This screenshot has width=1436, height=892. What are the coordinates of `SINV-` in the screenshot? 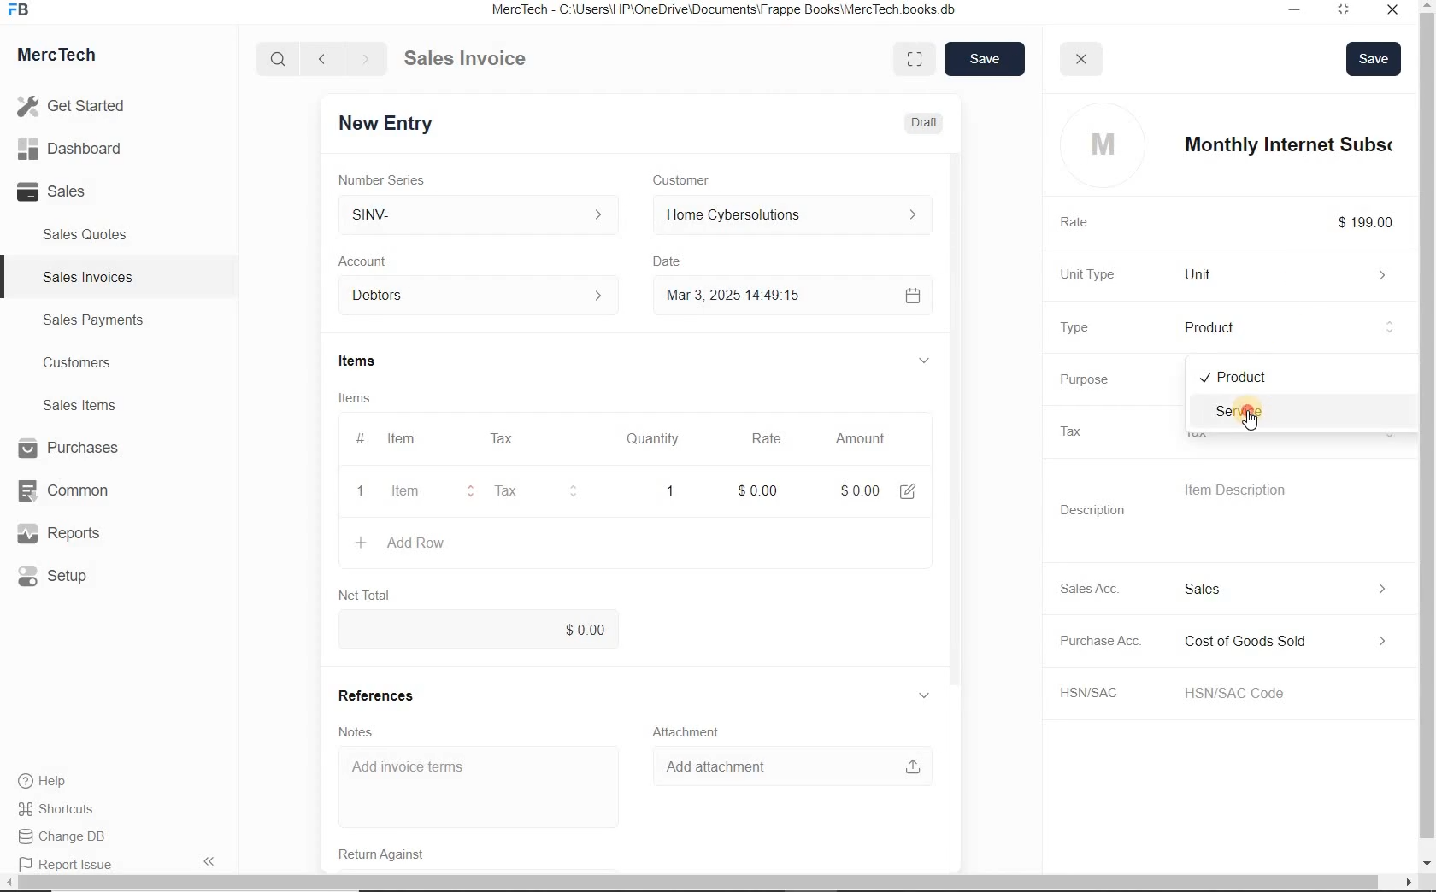 It's located at (487, 214).